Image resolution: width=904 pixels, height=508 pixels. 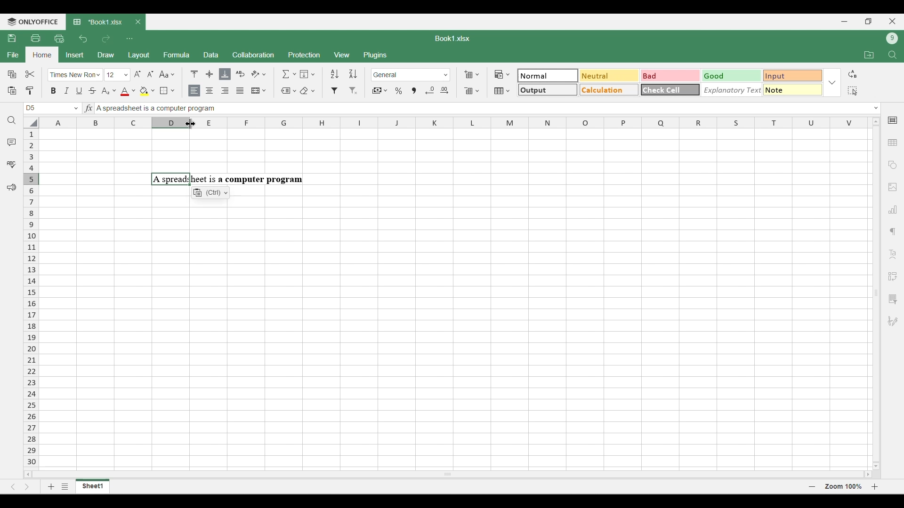 What do you see at coordinates (876, 108) in the screenshot?
I see `Expand type space` at bounding box center [876, 108].